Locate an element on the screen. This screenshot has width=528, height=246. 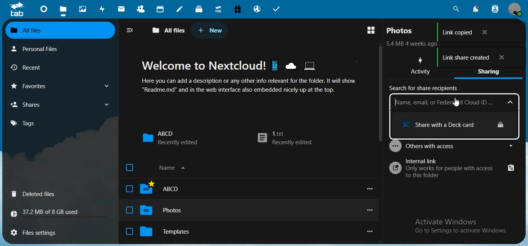
favorites is located at coordinates (59, 86).